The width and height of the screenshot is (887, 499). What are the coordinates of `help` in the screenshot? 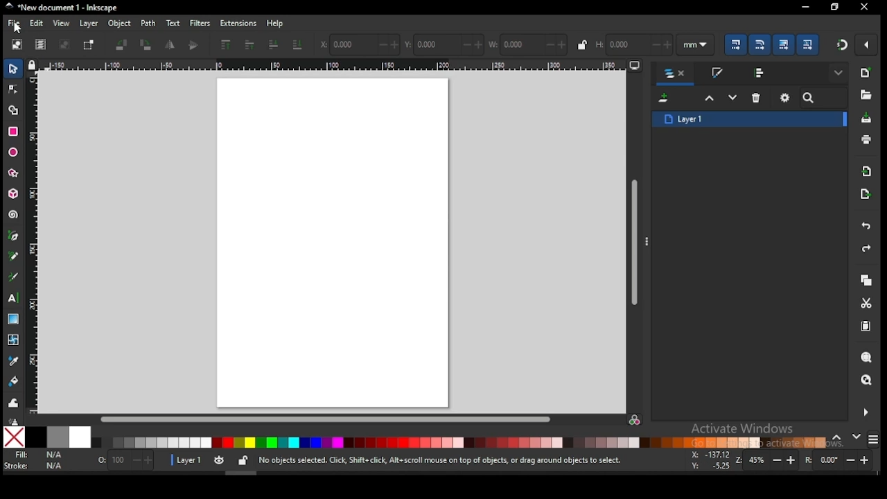 It's located at (277, 23).